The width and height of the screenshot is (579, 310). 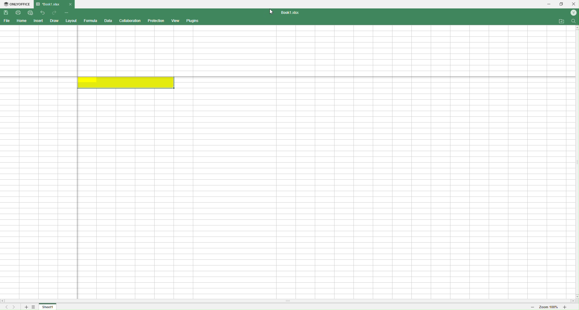 What do you see at coordinates (292, 13) in the screenshot?
I see `Book1.xlsx` at bounding box center [292, 13].